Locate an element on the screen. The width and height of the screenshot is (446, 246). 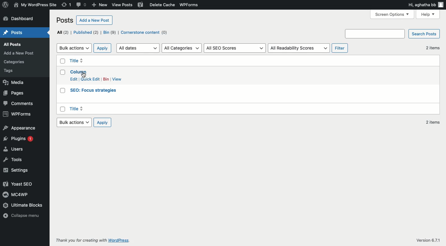
checkbox is located at coordinates (62, 72).